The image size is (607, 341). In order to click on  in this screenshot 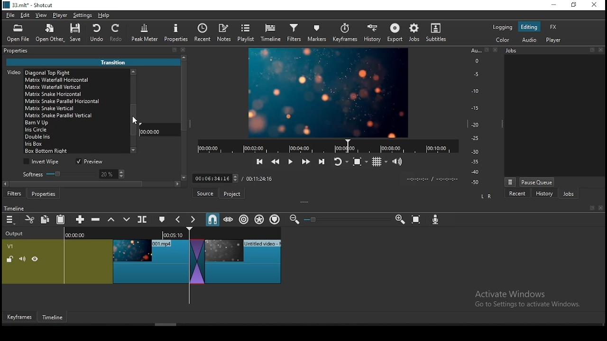, I will do `click(322, 178)`.